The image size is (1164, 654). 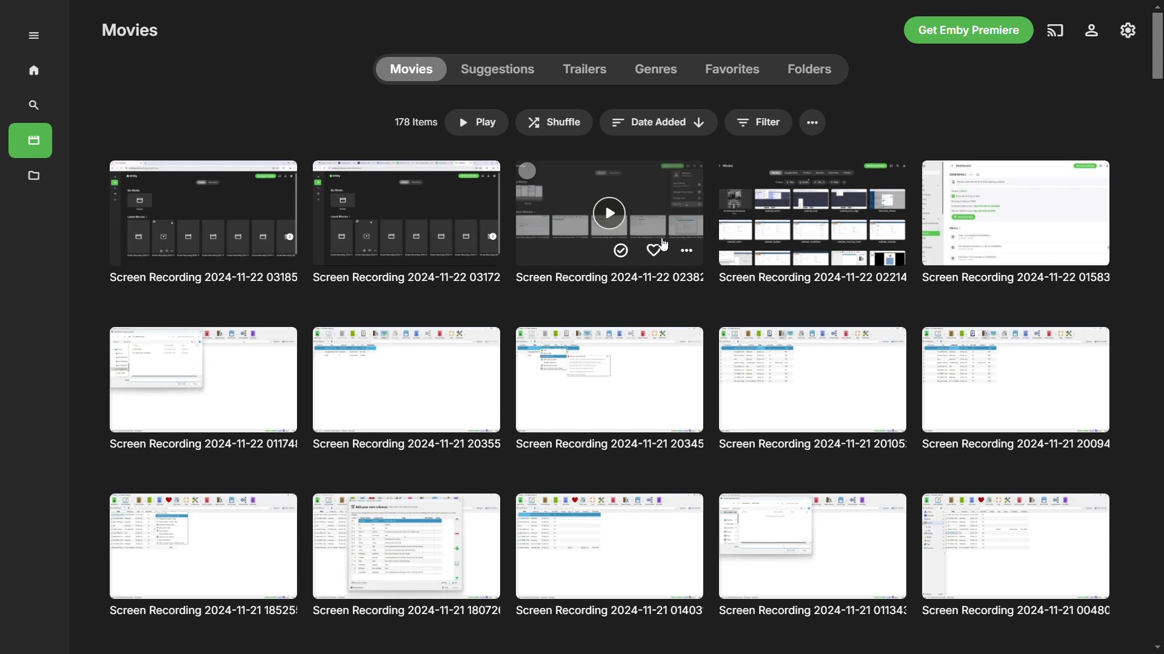 I want to click on shuffle, so click(x=555, y=122).